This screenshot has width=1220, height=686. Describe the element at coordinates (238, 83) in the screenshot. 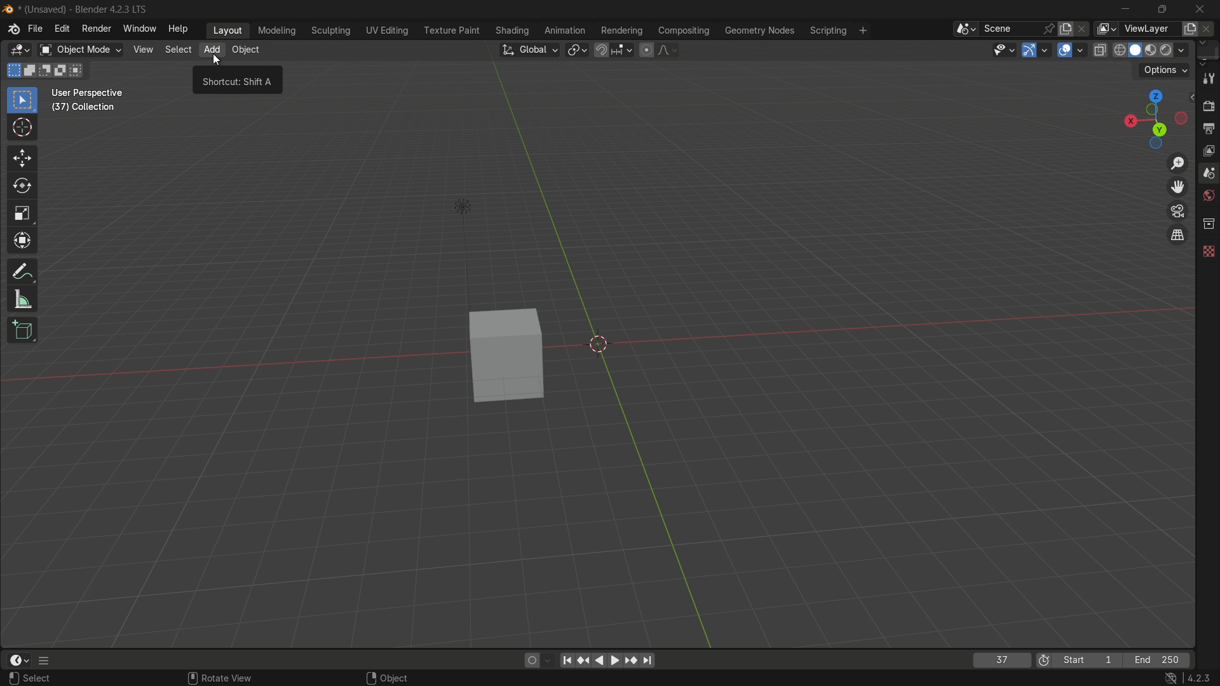

I see `SHORTCUT: shift a` at that location.